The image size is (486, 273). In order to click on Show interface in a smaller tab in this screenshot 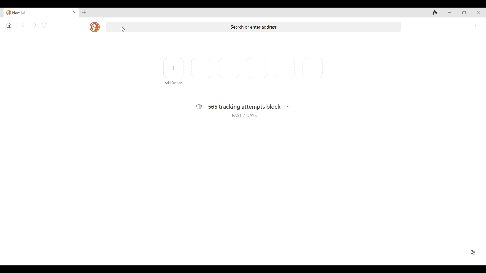, I will do `click(464, 13)`.